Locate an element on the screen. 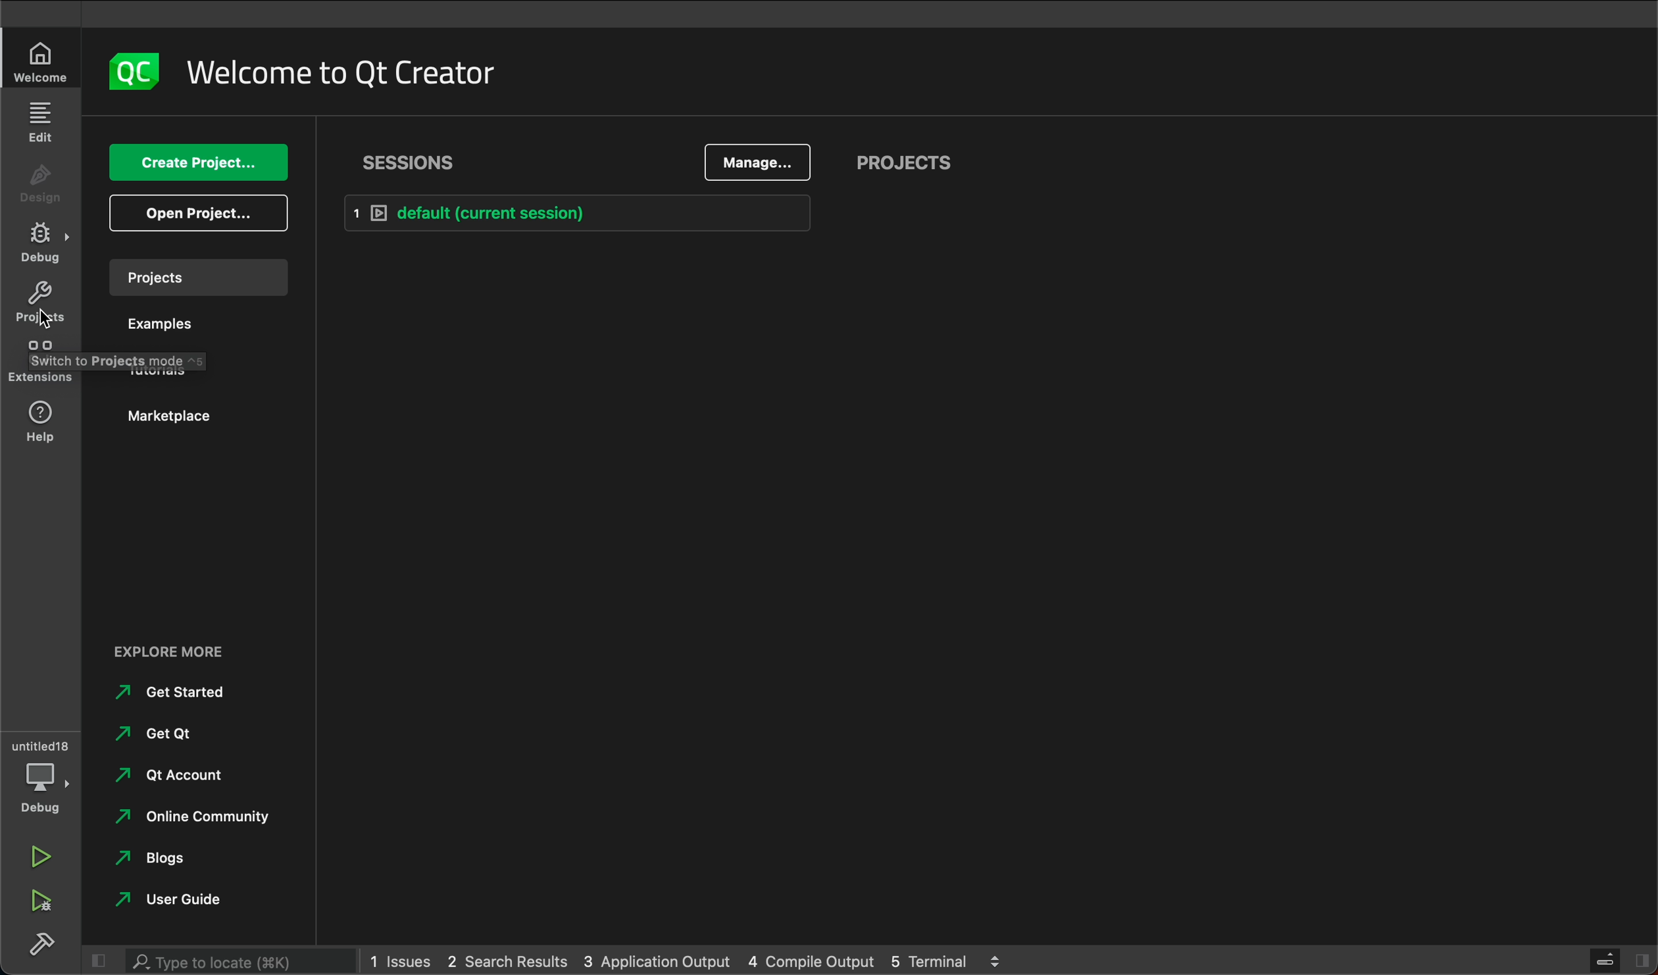  2 Search Results is located at coordinates (507, 960).